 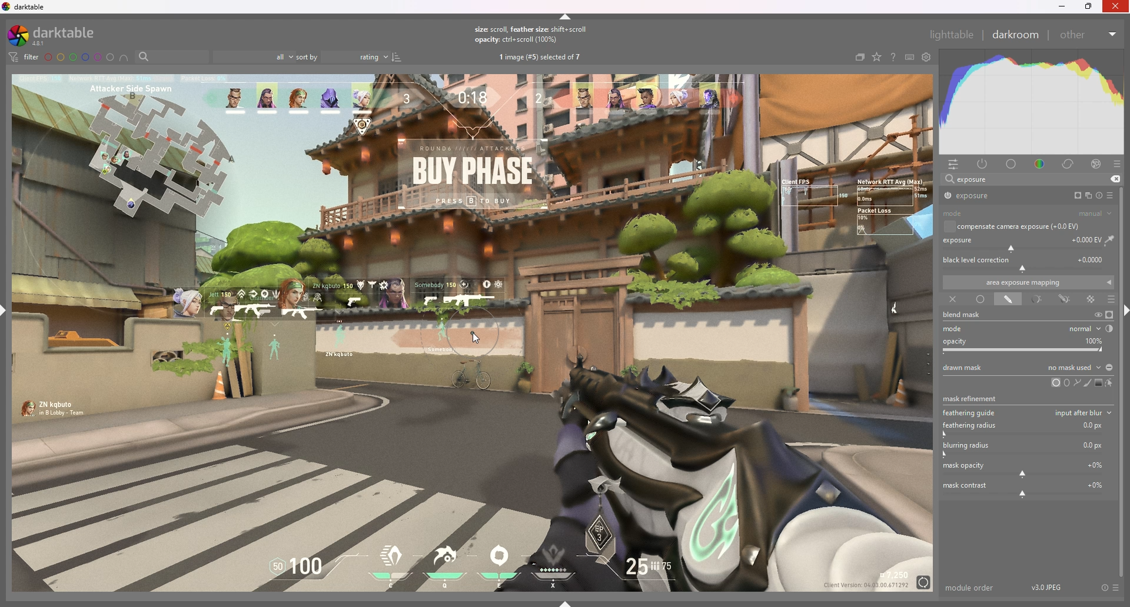 What do you see at coordinates (1061, 412) in the screenshot?
I see `tooltip` at bounding box center [1061, 412].